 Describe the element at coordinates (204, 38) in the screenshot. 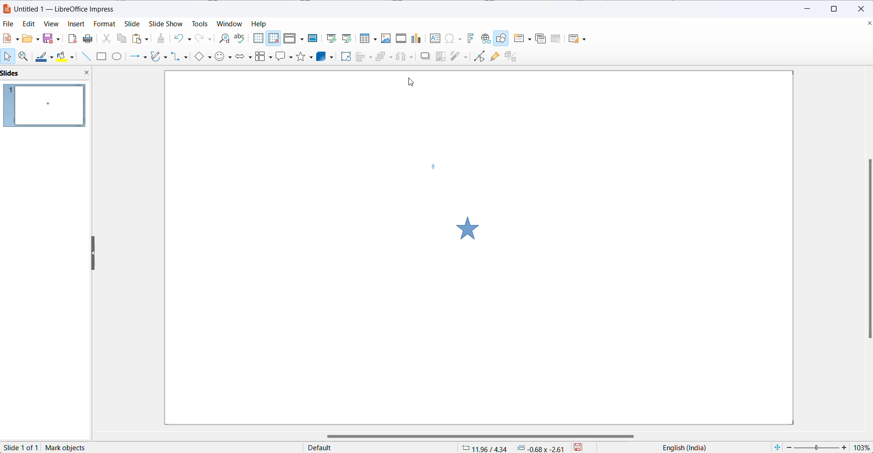

I see `redo` at that location.